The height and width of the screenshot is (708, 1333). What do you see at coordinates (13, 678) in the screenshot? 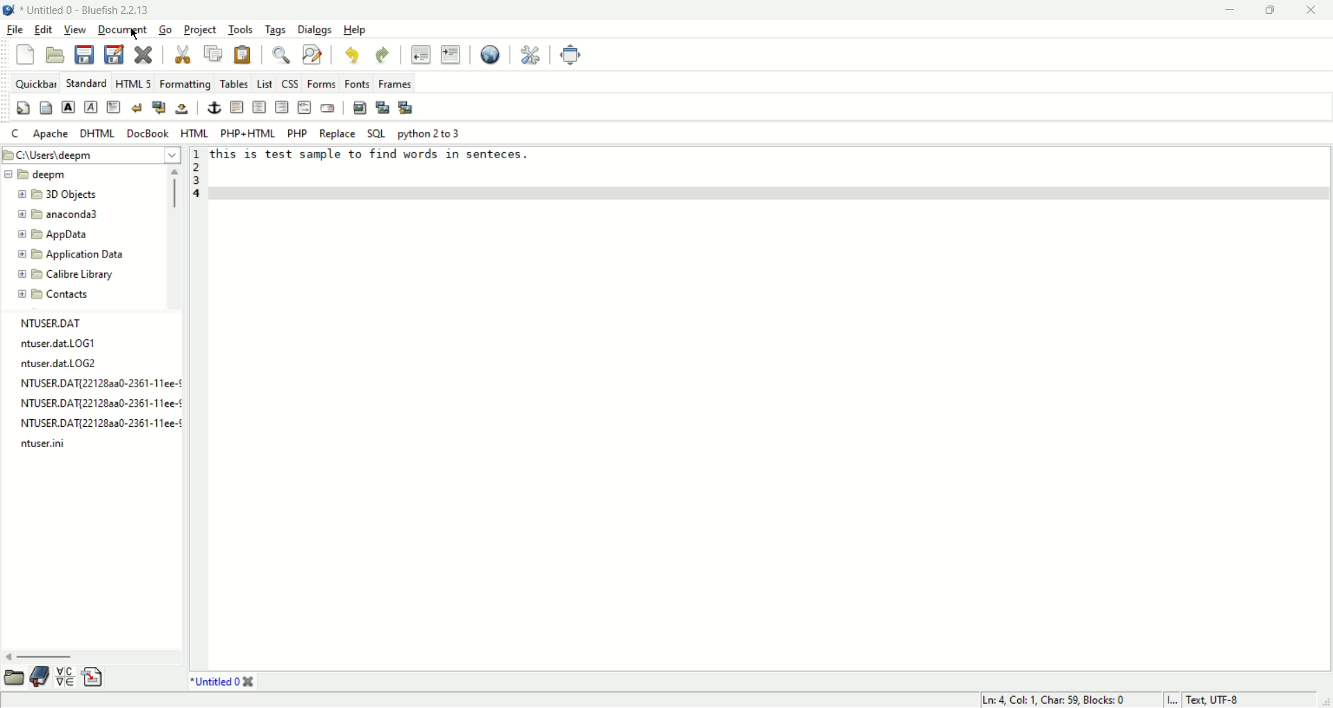
I see `file explorer` at bounding box center [13, 678].